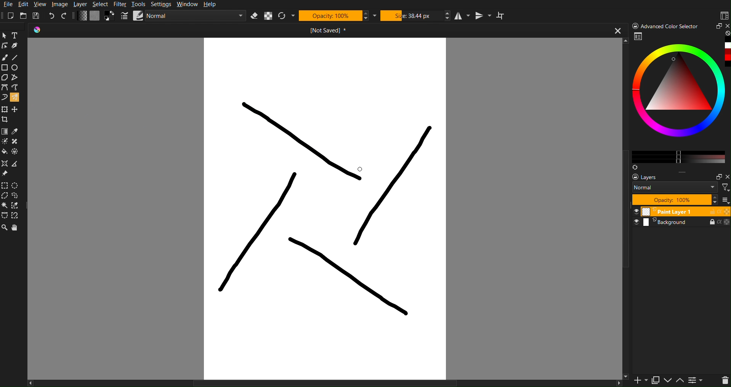 Image resolution: width=731 pixels, height=387 pixels. Describe the element at coordinates (18, 205) in the screenshot. I see `Similar color selection Tool` at that location.